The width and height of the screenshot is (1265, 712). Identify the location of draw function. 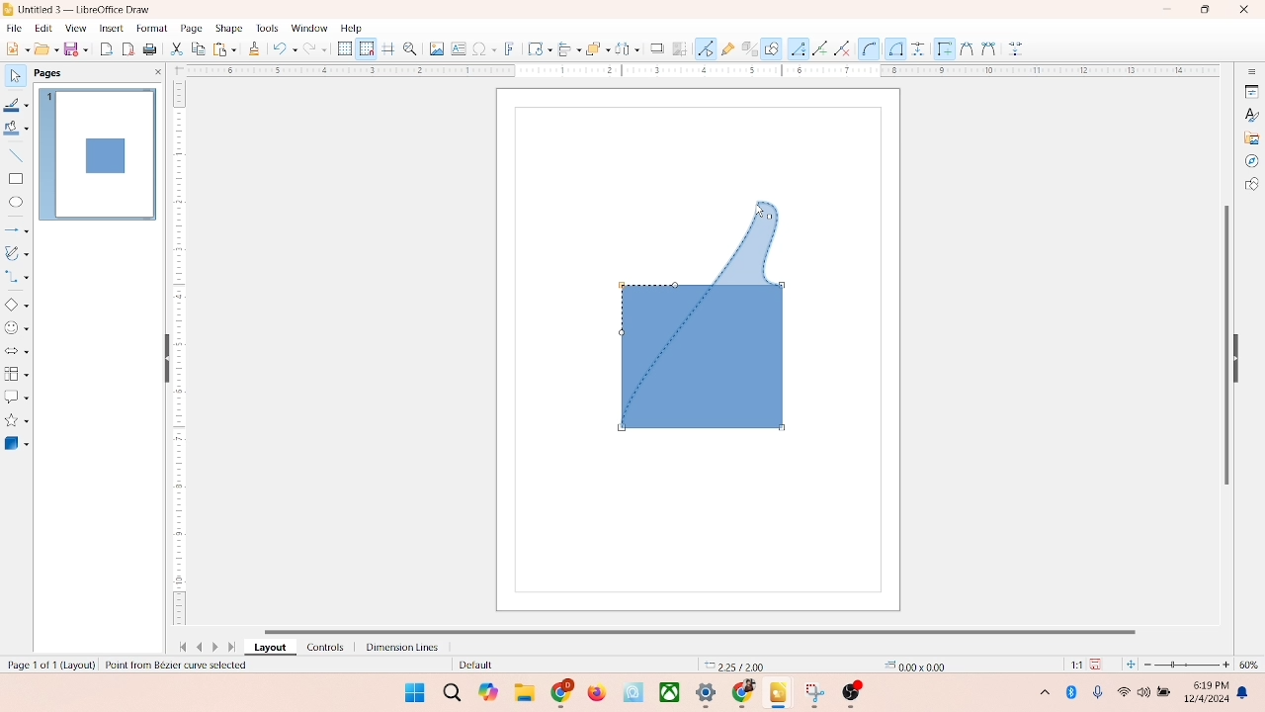
(772, 47).